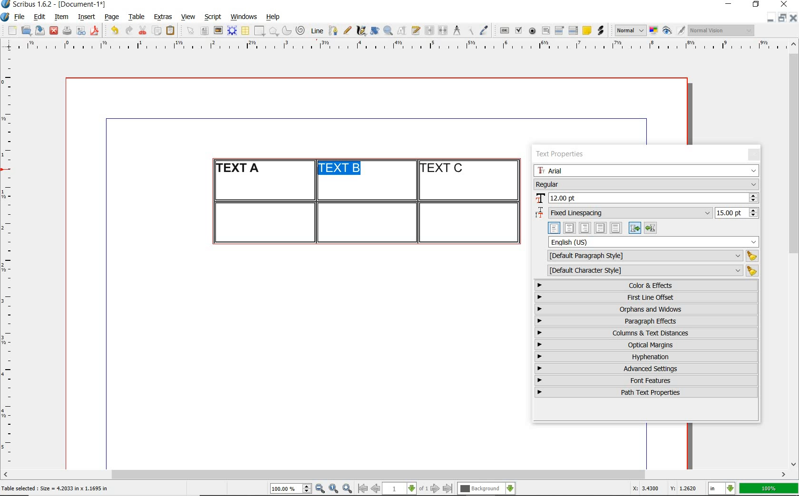 This screenshot has height=496, width=799. What do you see at coordinates (143, 30) in the screenshot?
I see `cut` at bounding box center [143, 30].